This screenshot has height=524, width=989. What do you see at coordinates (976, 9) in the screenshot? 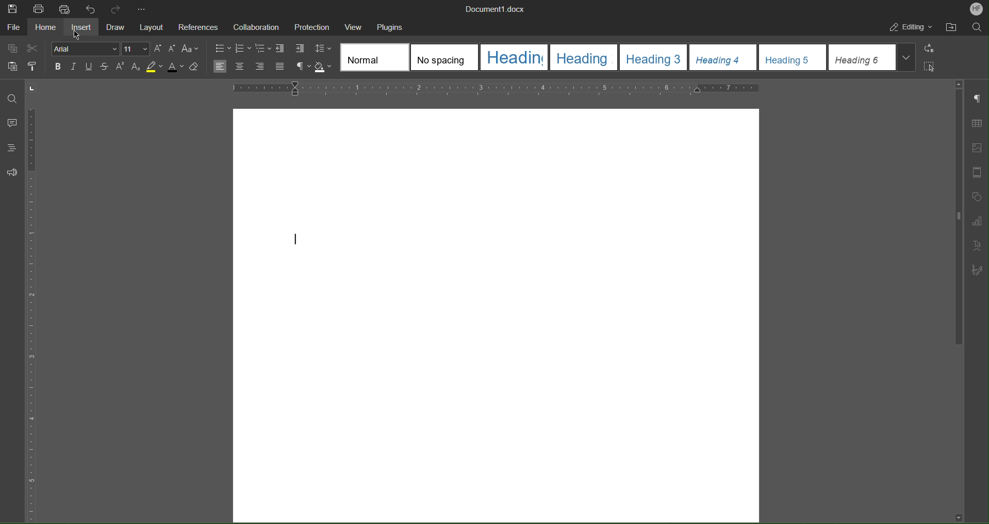
I see `Account` at bounding box center [976, 9].